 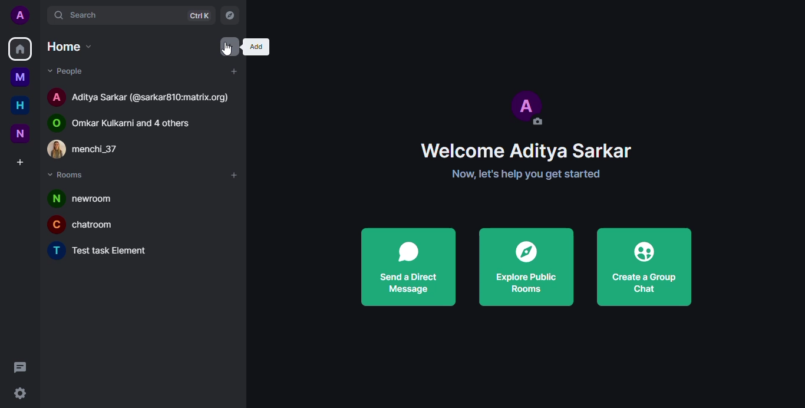 What do you see at coordinates (127, 121) in the screenshot?
I see `public room` at bounding box center [127, 121].